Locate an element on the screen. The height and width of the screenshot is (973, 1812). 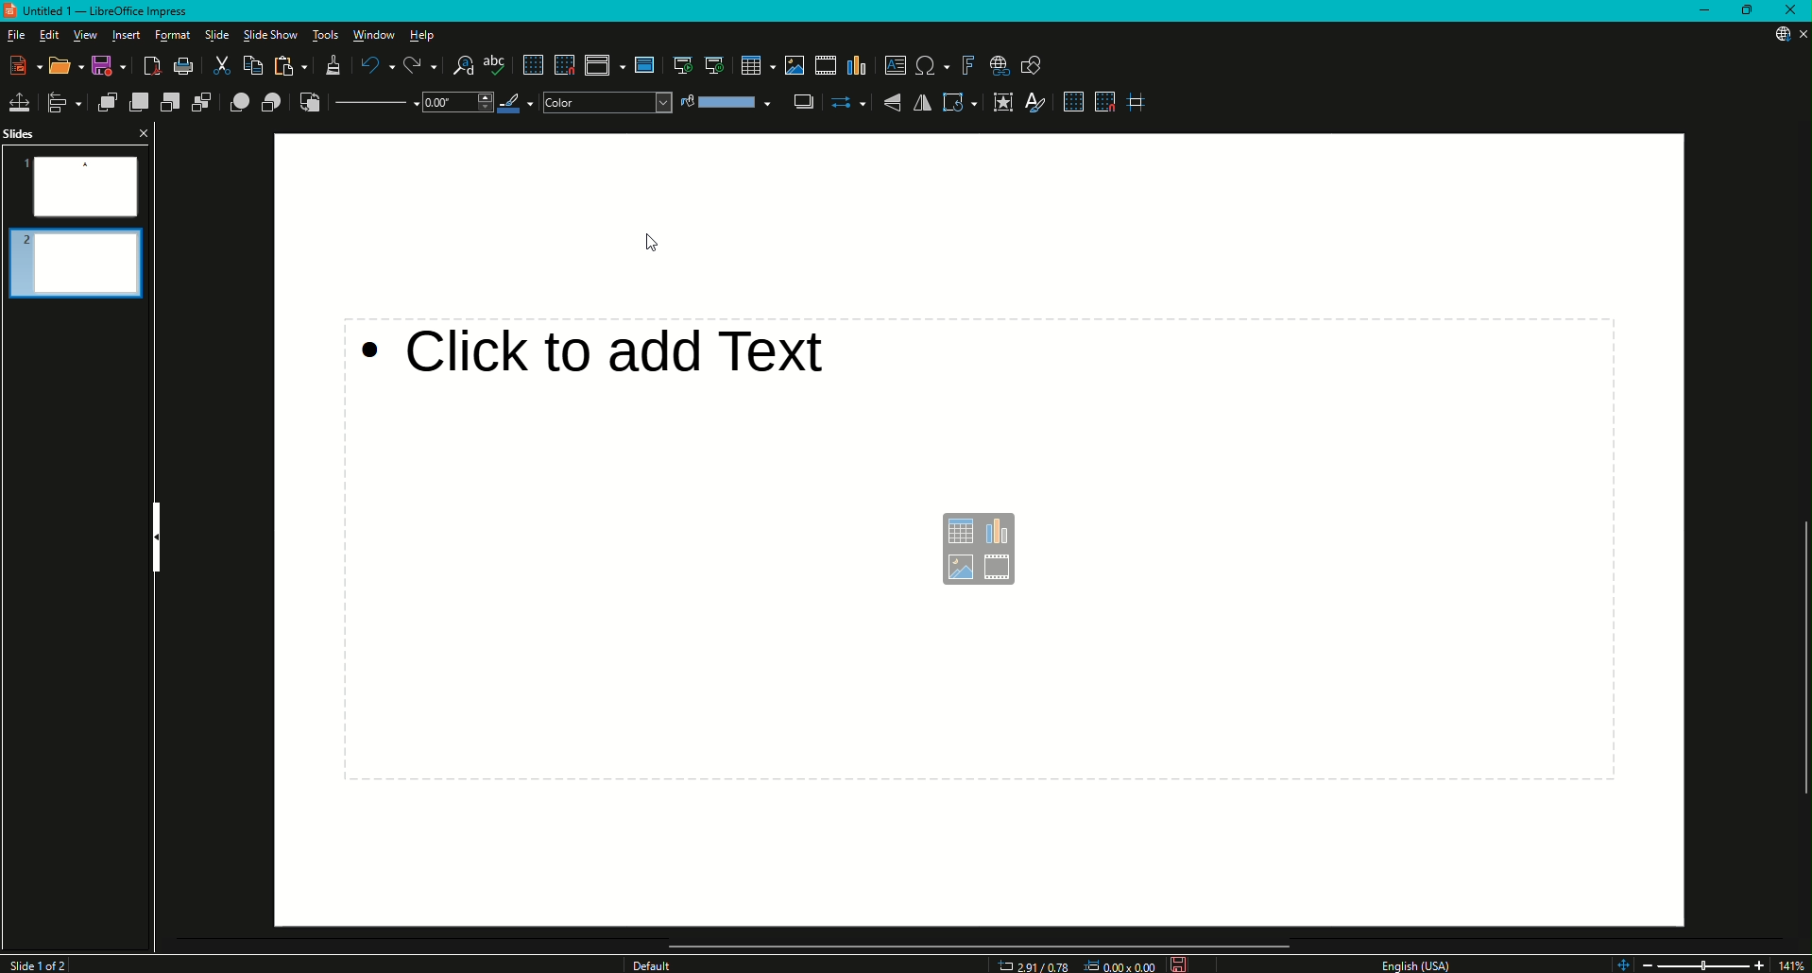
Shadow is located at coordinates (803, 102).